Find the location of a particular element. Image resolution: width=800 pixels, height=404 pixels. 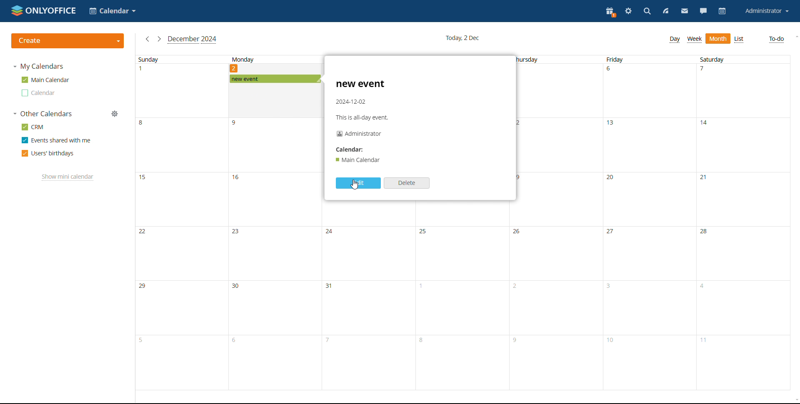

show mini calendar is located at coordinates (68, 177).